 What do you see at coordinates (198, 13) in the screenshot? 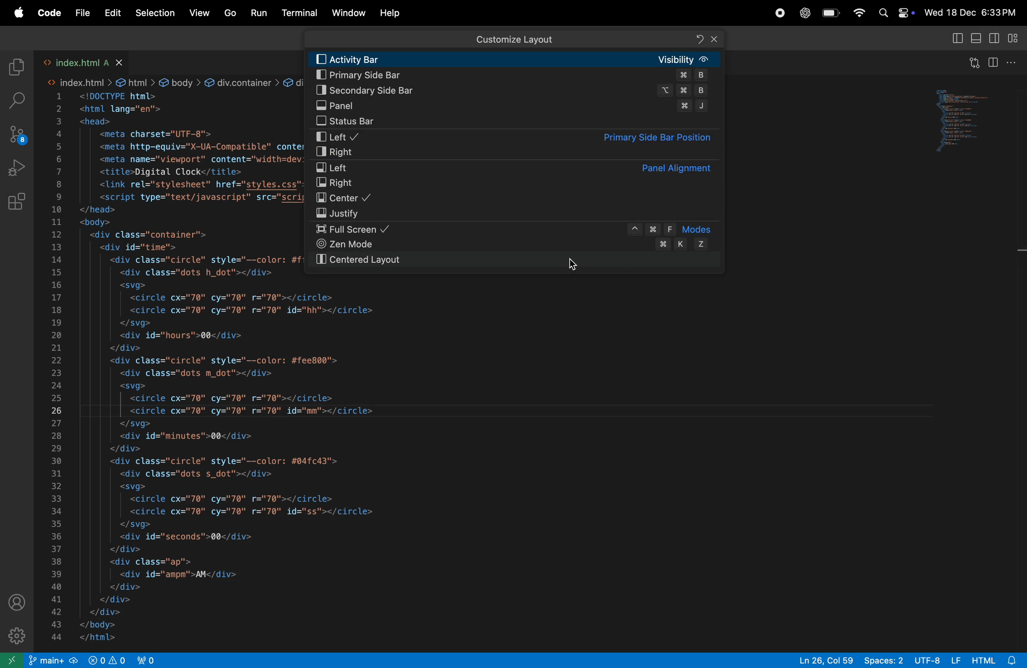
I see `view` at bounding box center [198, 13].